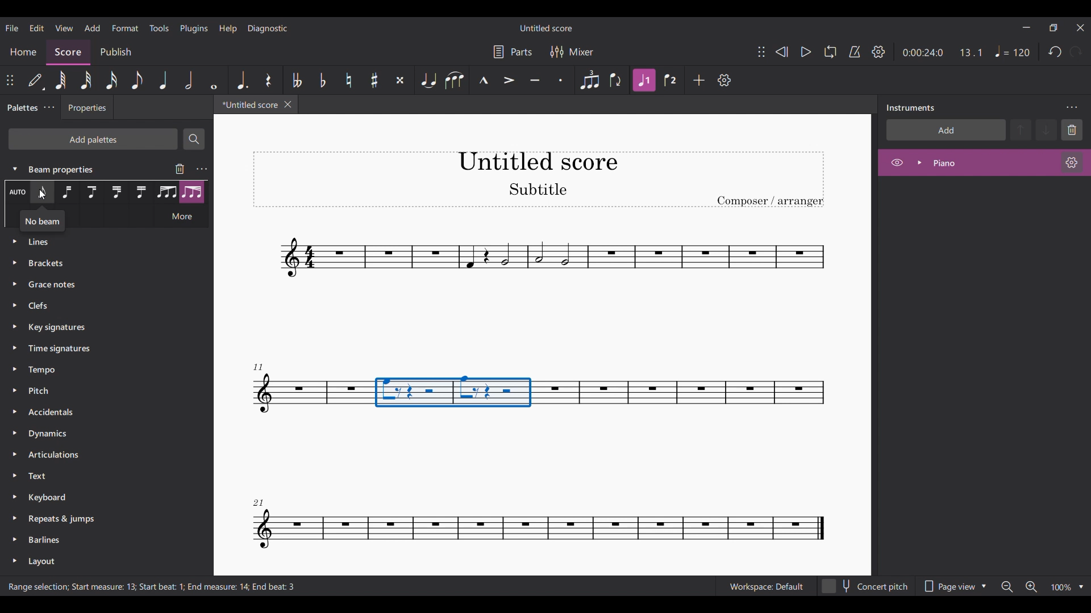 This screenshot has height=613, width=1091. I want to click on Whole note , so click(214, 79).